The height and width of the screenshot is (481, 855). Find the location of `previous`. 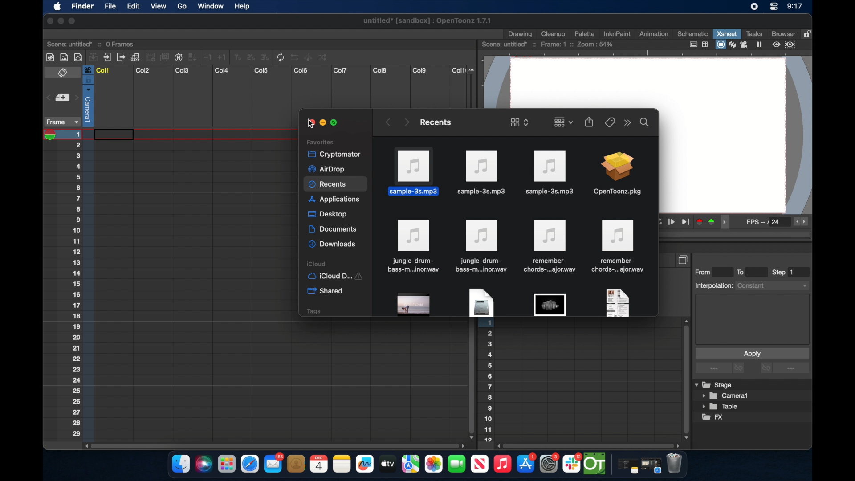

previous is located at coordinates (387, 122).